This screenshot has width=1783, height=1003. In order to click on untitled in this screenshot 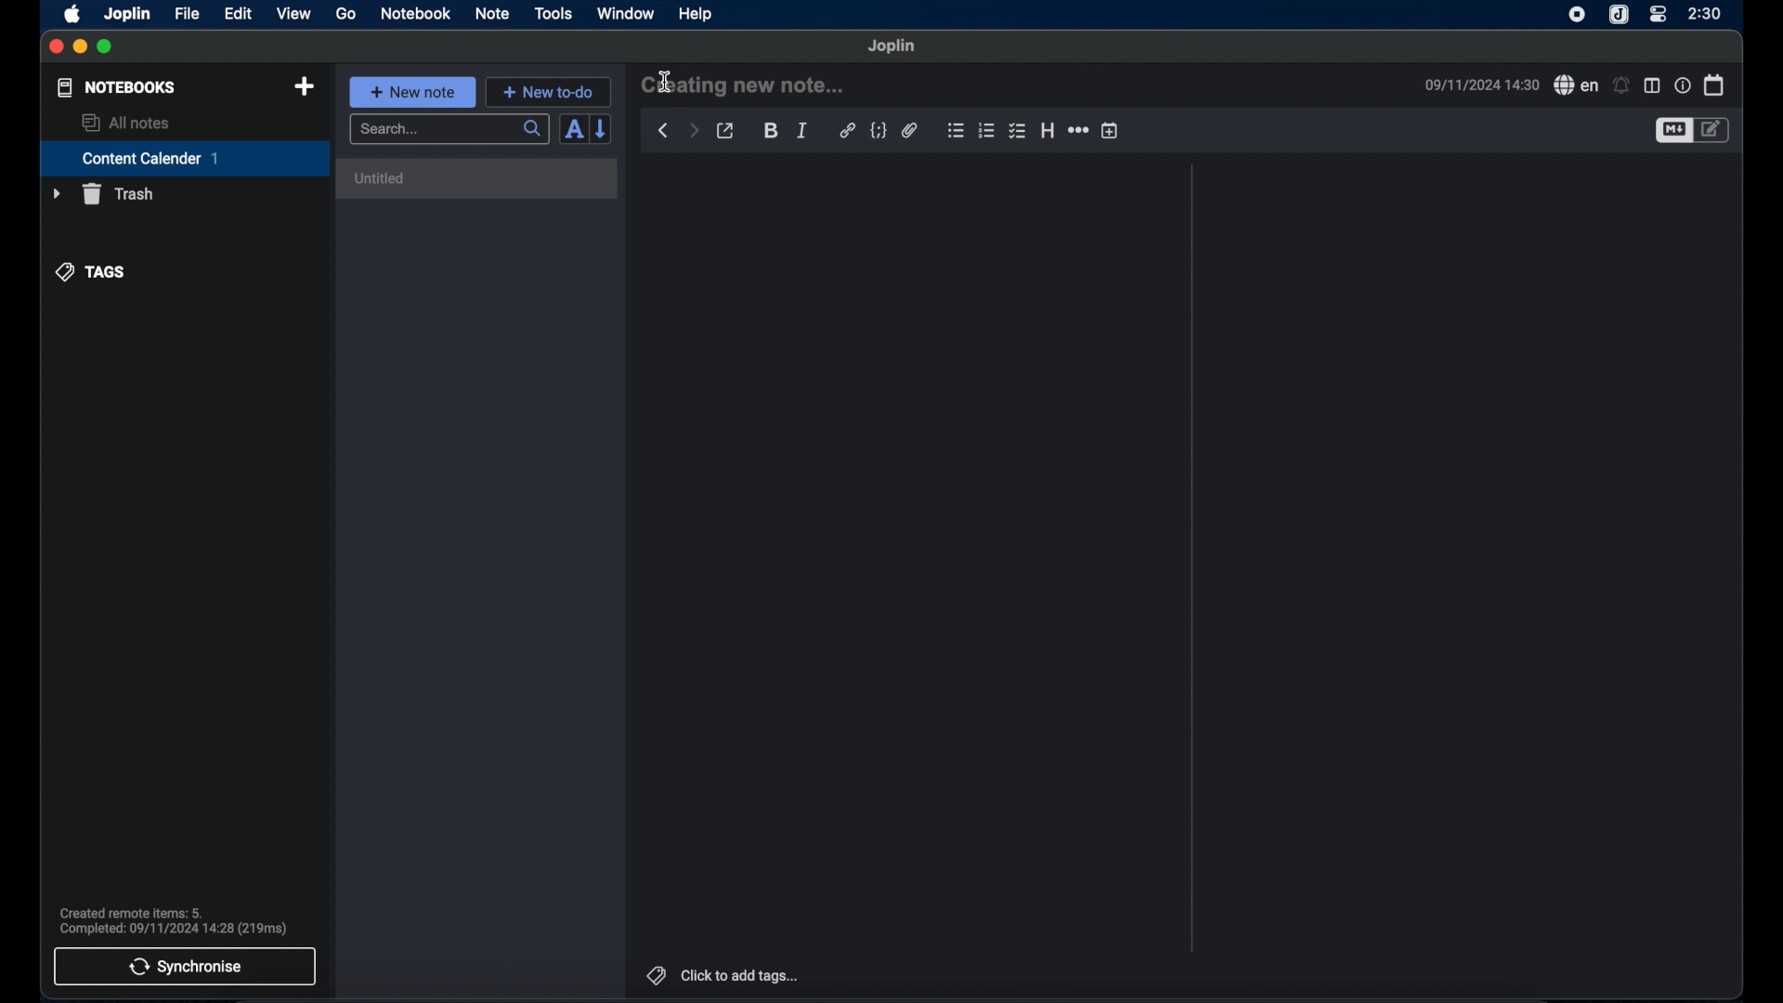, I will do `click(481, 178)`.